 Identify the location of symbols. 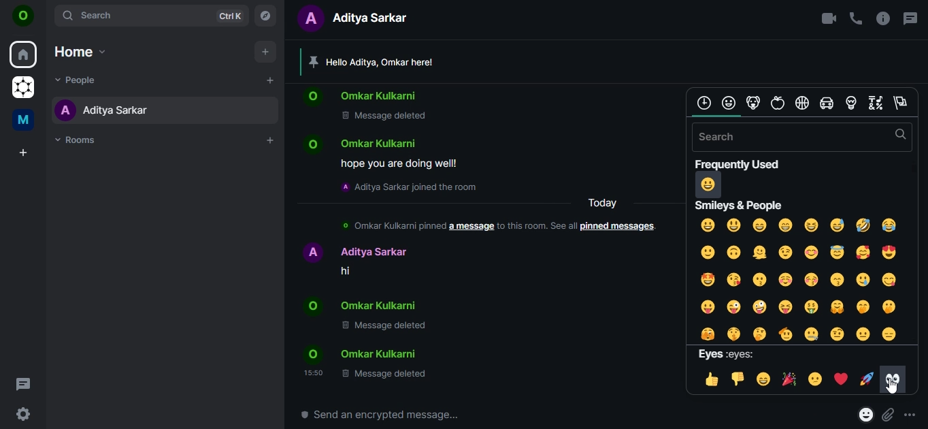
(874, 104).